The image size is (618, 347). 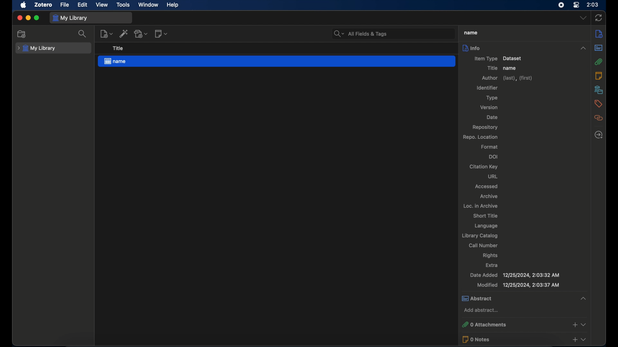 I want to click on loc. in archive, so click(x=481, y=206).